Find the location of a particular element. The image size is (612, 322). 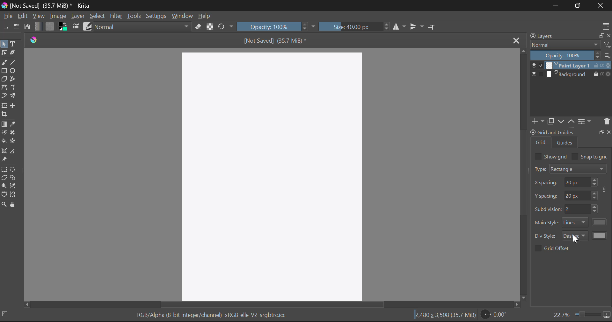

up is located at coordinates (571, 122).